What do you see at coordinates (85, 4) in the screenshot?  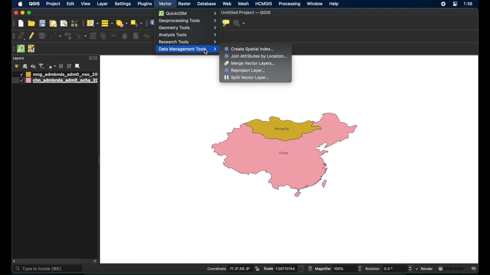 I see `view` at bounding box center [85, 4].